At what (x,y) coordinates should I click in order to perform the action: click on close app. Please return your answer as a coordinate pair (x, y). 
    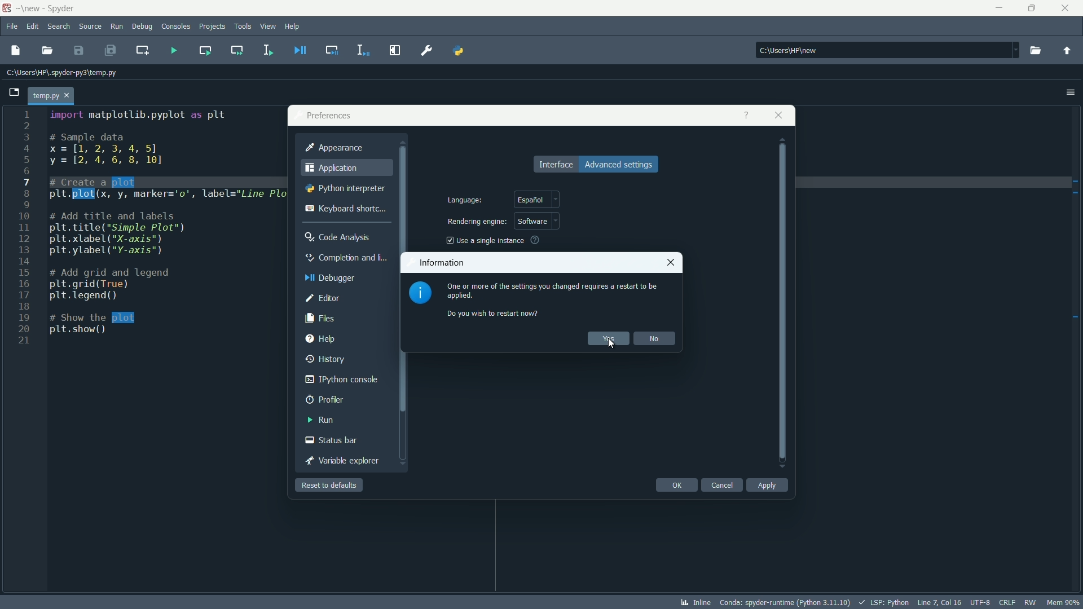
    Looking at the image, I should click on (1068, 8).